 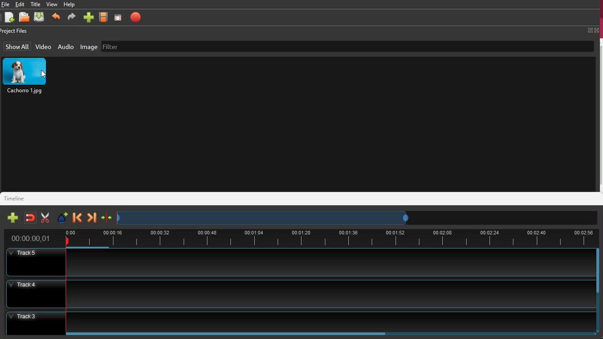 What do you see at coordinates (36, 4) in the screenshot?
I see `title` at bounding box center [36, 4].